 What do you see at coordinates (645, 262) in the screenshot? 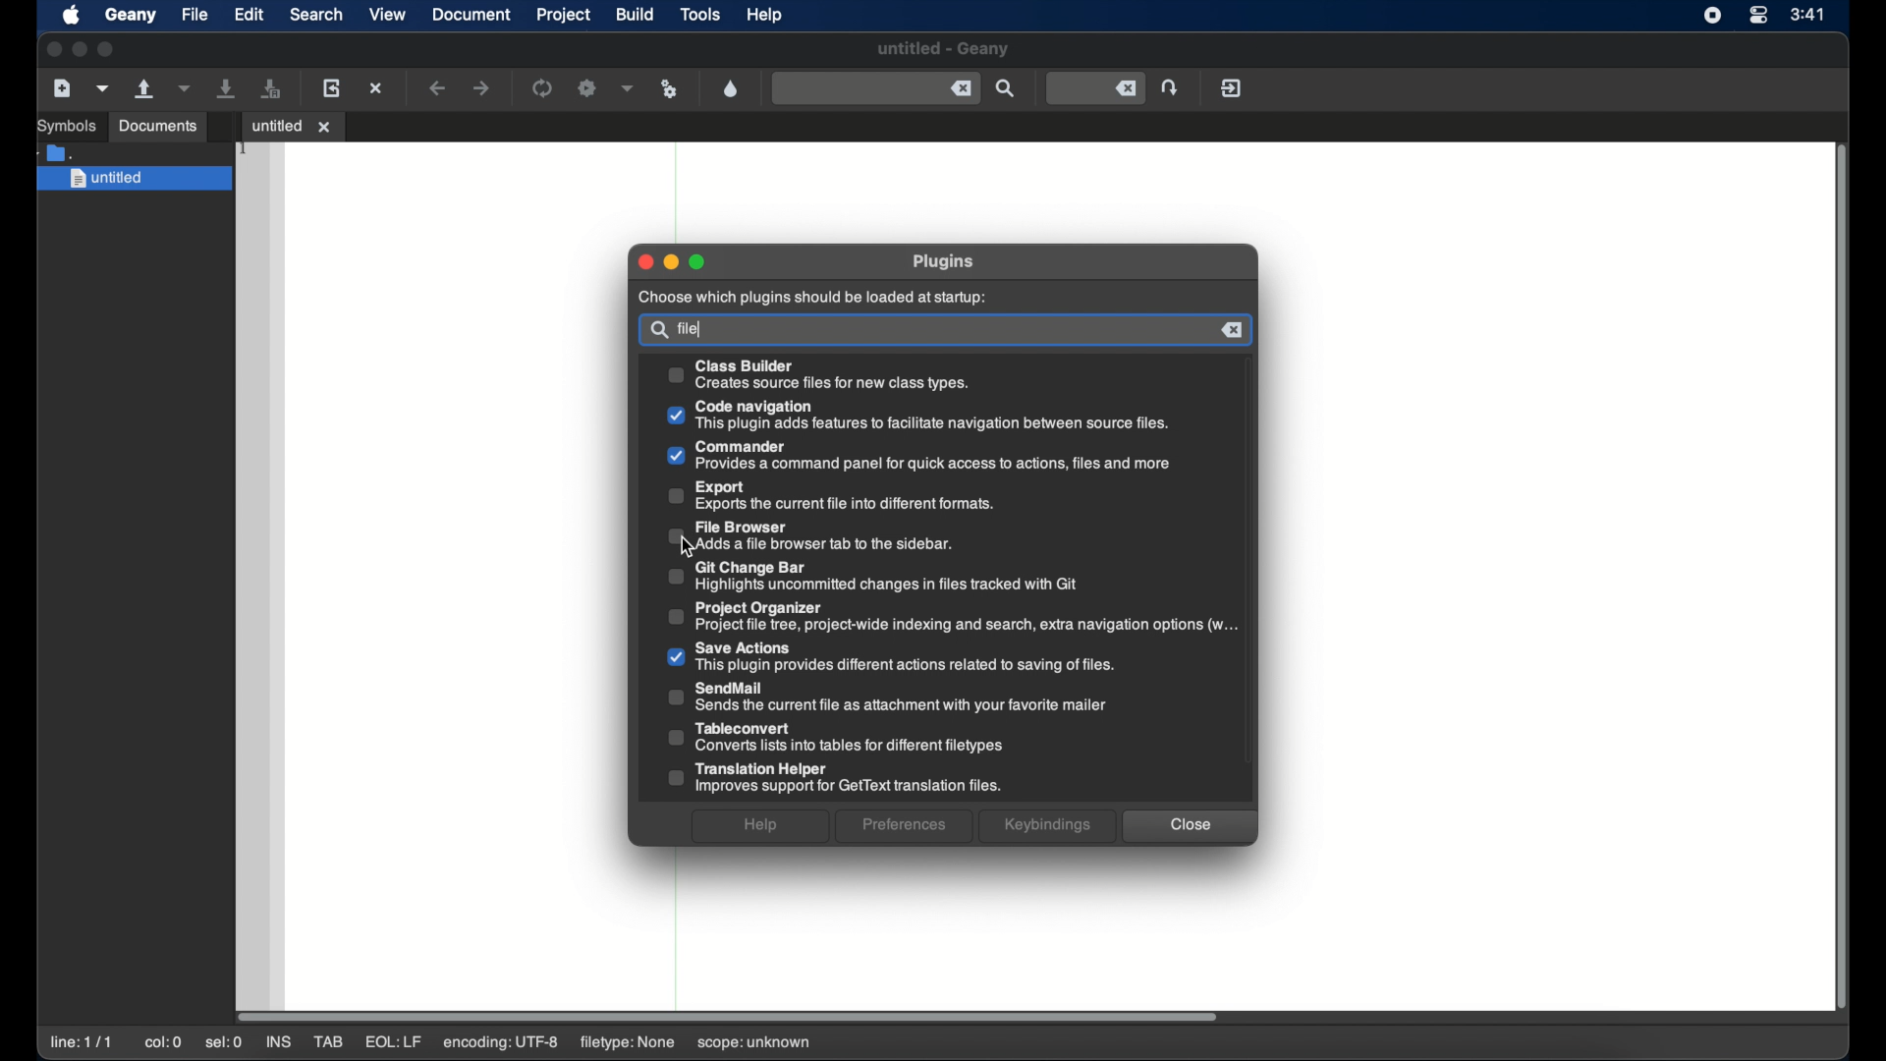
I see `` at bounding box center [645, 262].